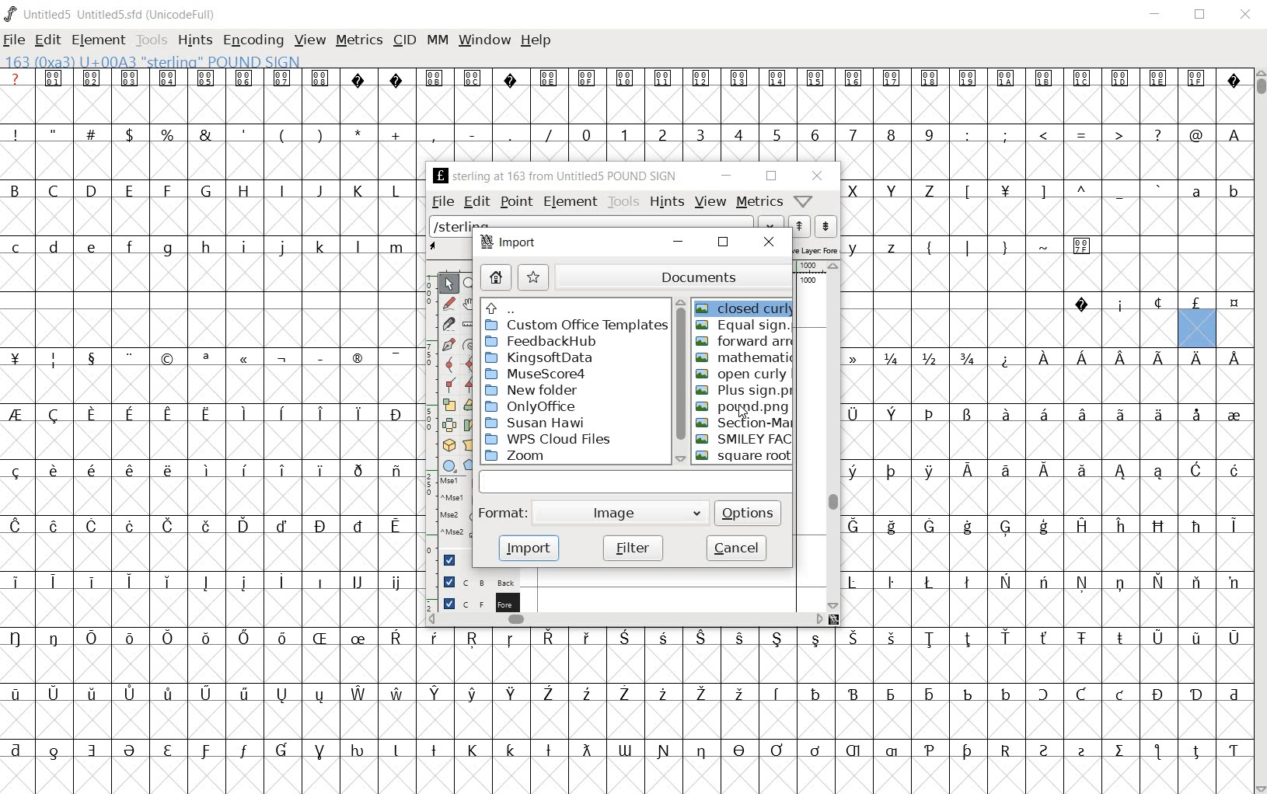 The height and width of the screenshot is (794, 1267). What do you see at coordinates (469, 405) in the screenshot?
I see `Rotate` at bounding box center [469, 405].